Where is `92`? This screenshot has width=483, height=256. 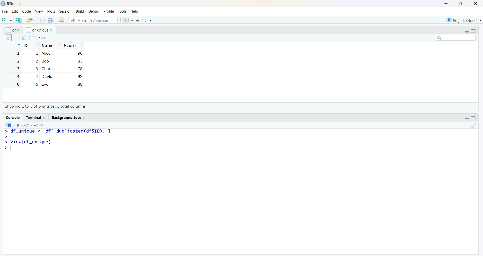 92 is located at coordinates (80, 77).